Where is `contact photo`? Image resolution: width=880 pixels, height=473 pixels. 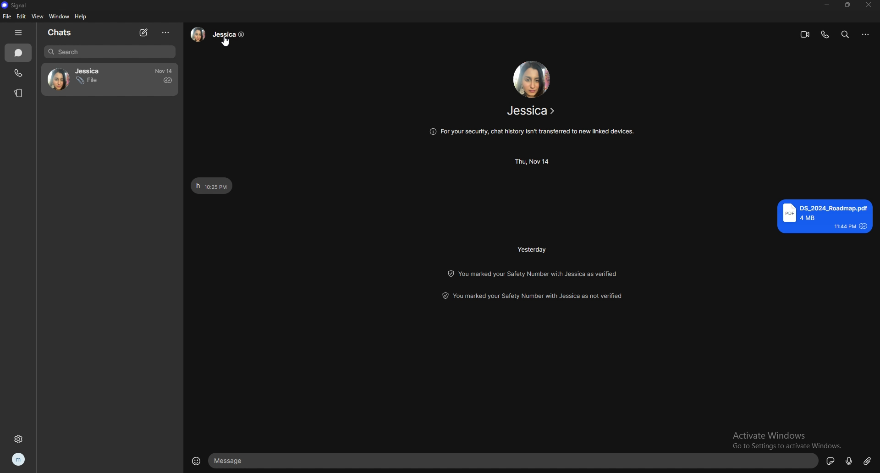
contact photo is located at coordinates (533, 79).